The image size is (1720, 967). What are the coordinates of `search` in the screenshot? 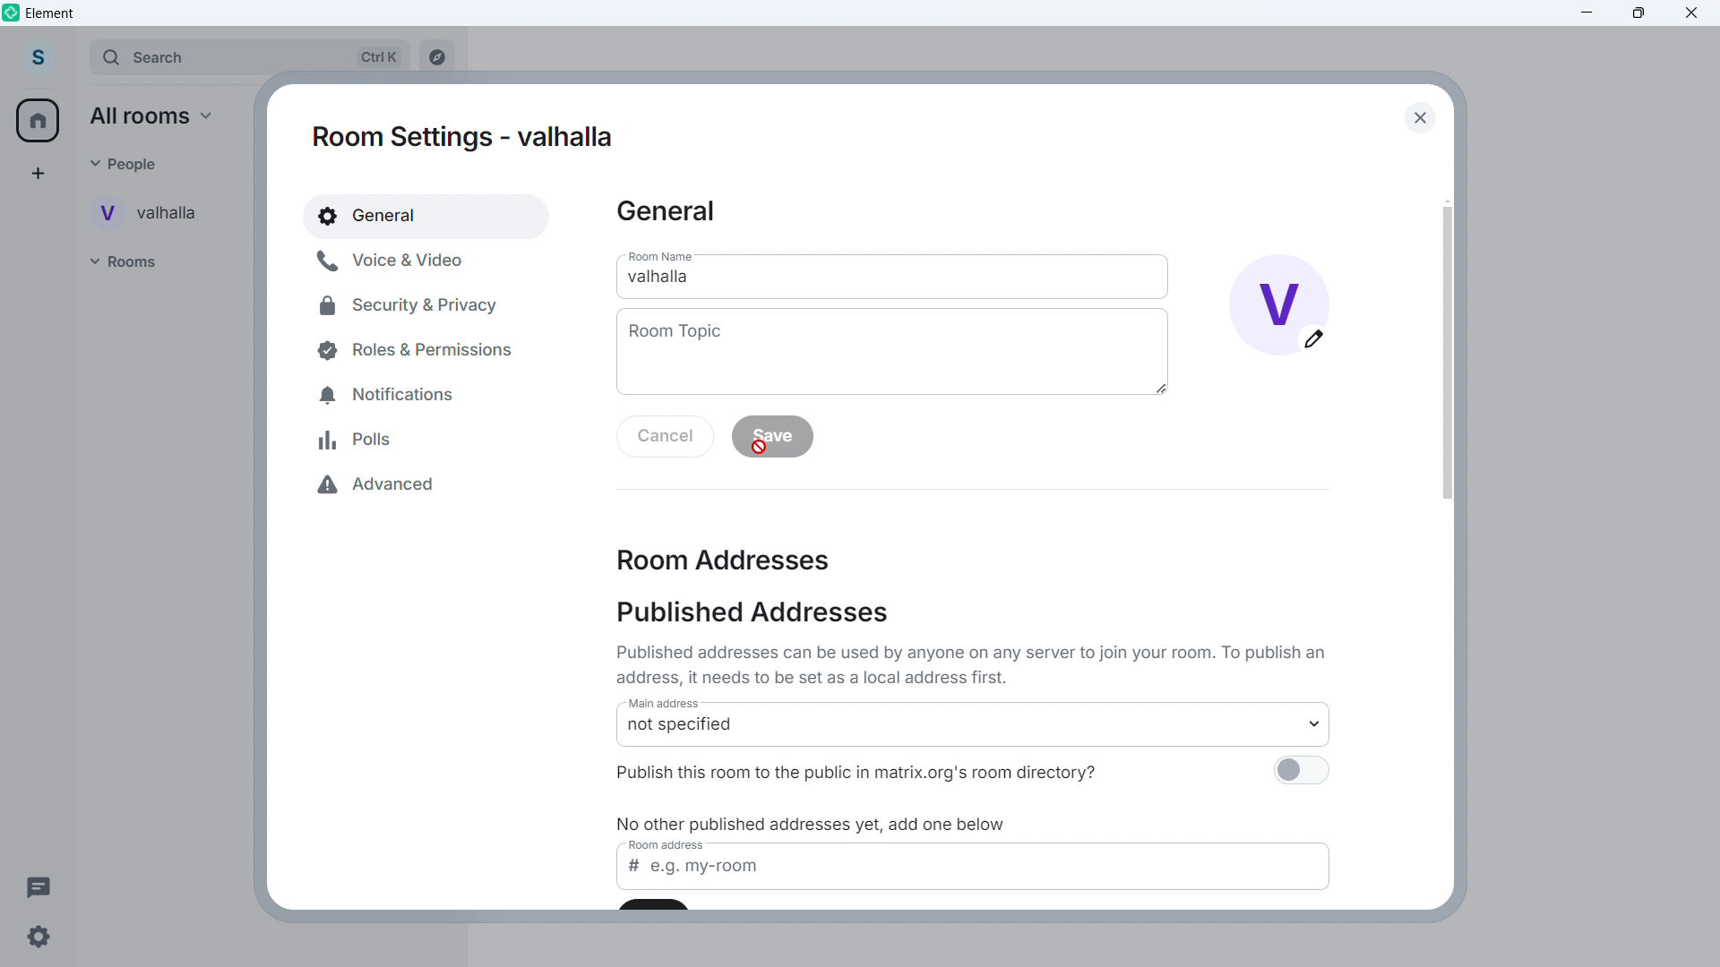 It's located at (250, 56).